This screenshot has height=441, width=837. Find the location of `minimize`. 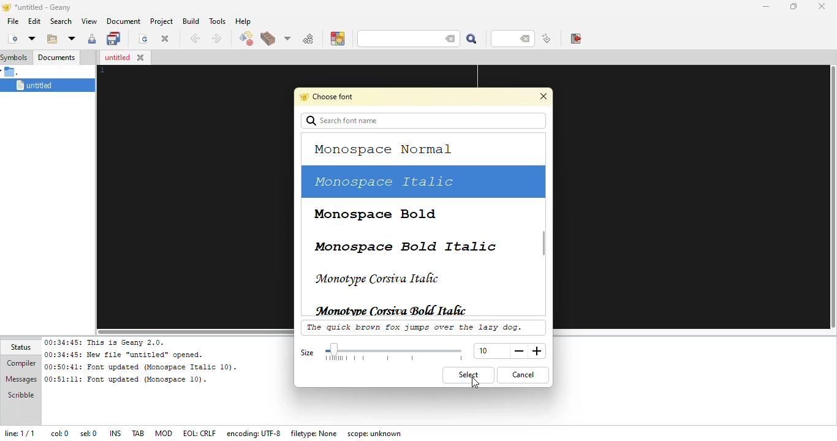

minimize is located at coordinates (764, 6).